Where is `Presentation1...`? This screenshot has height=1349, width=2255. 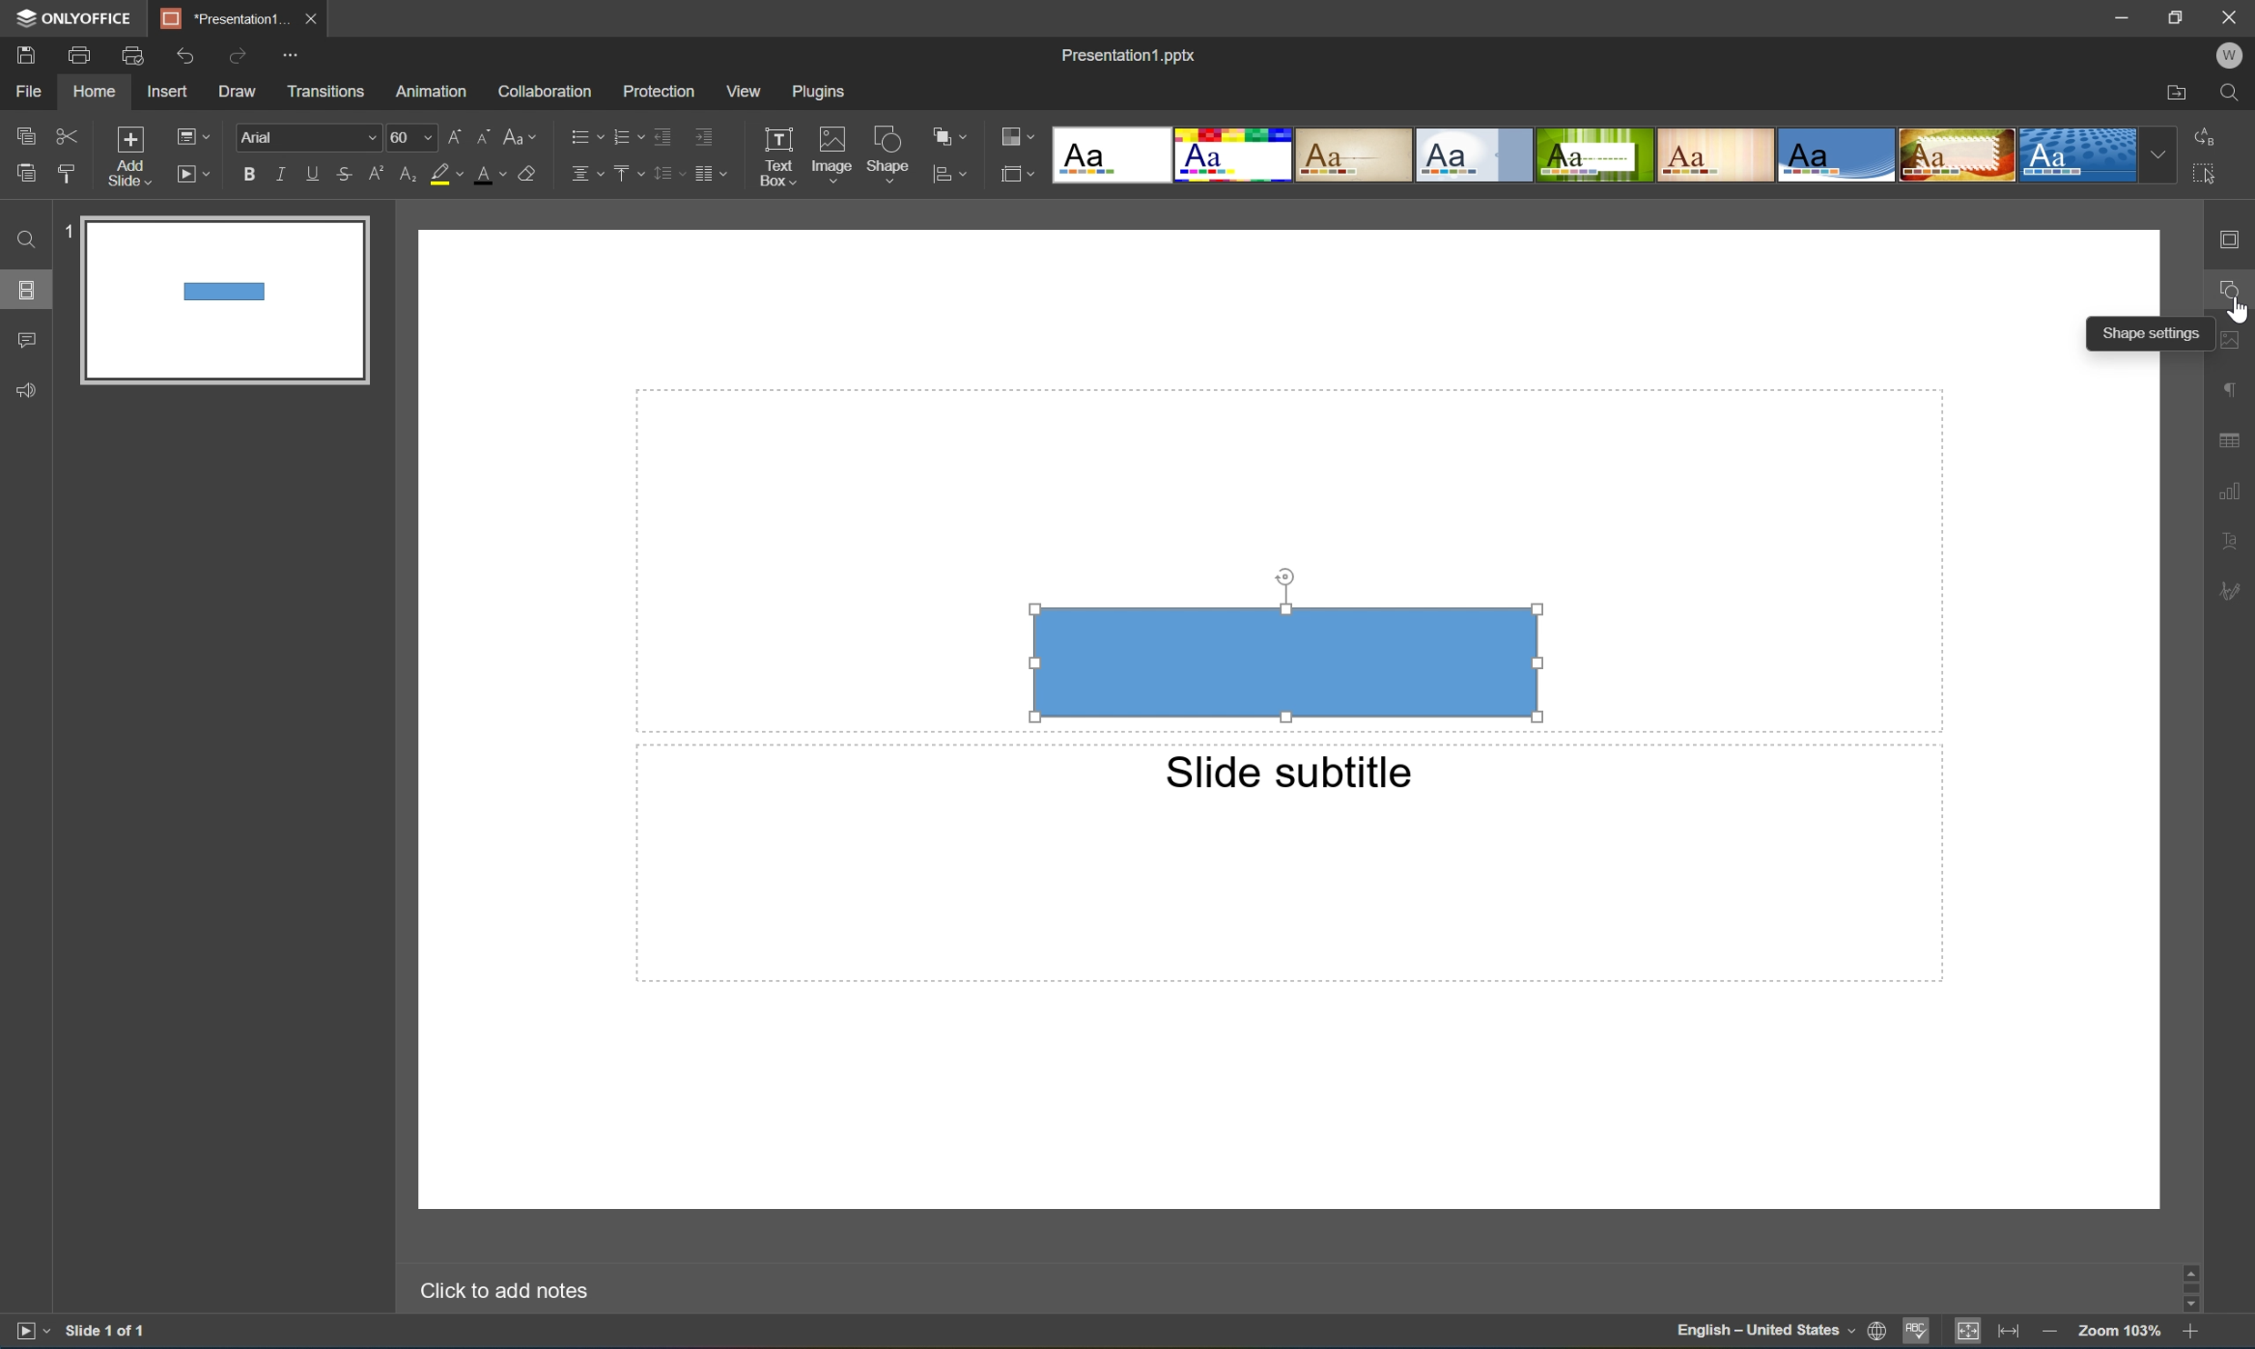 Presentation1... is located at coordinates (218, 17).